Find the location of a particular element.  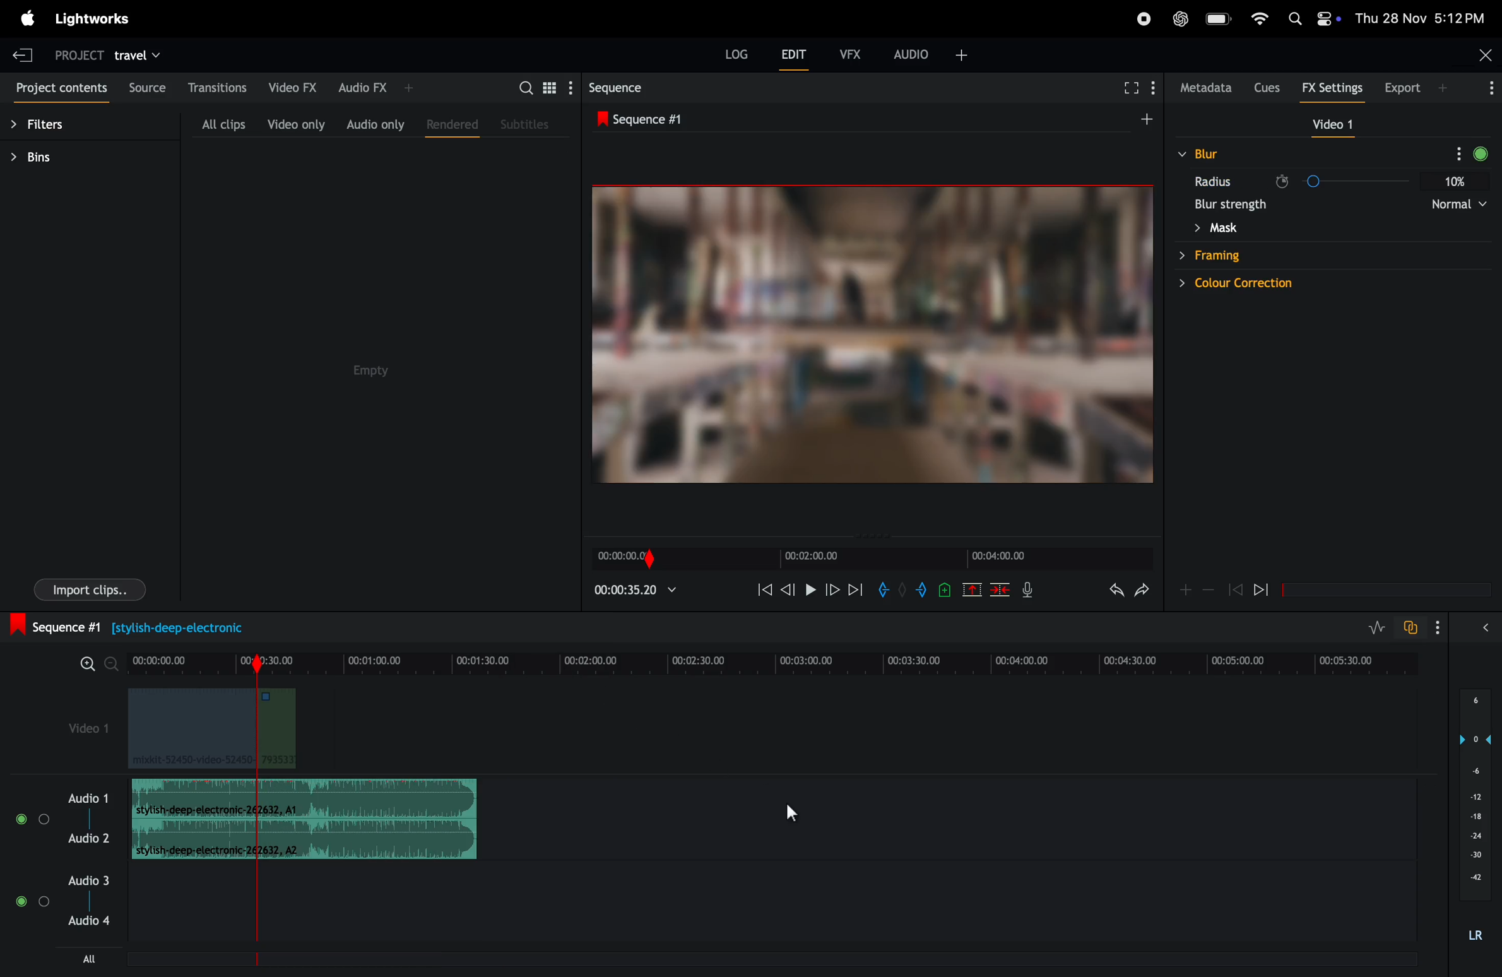

time frames is located at coordinates (868, 559).